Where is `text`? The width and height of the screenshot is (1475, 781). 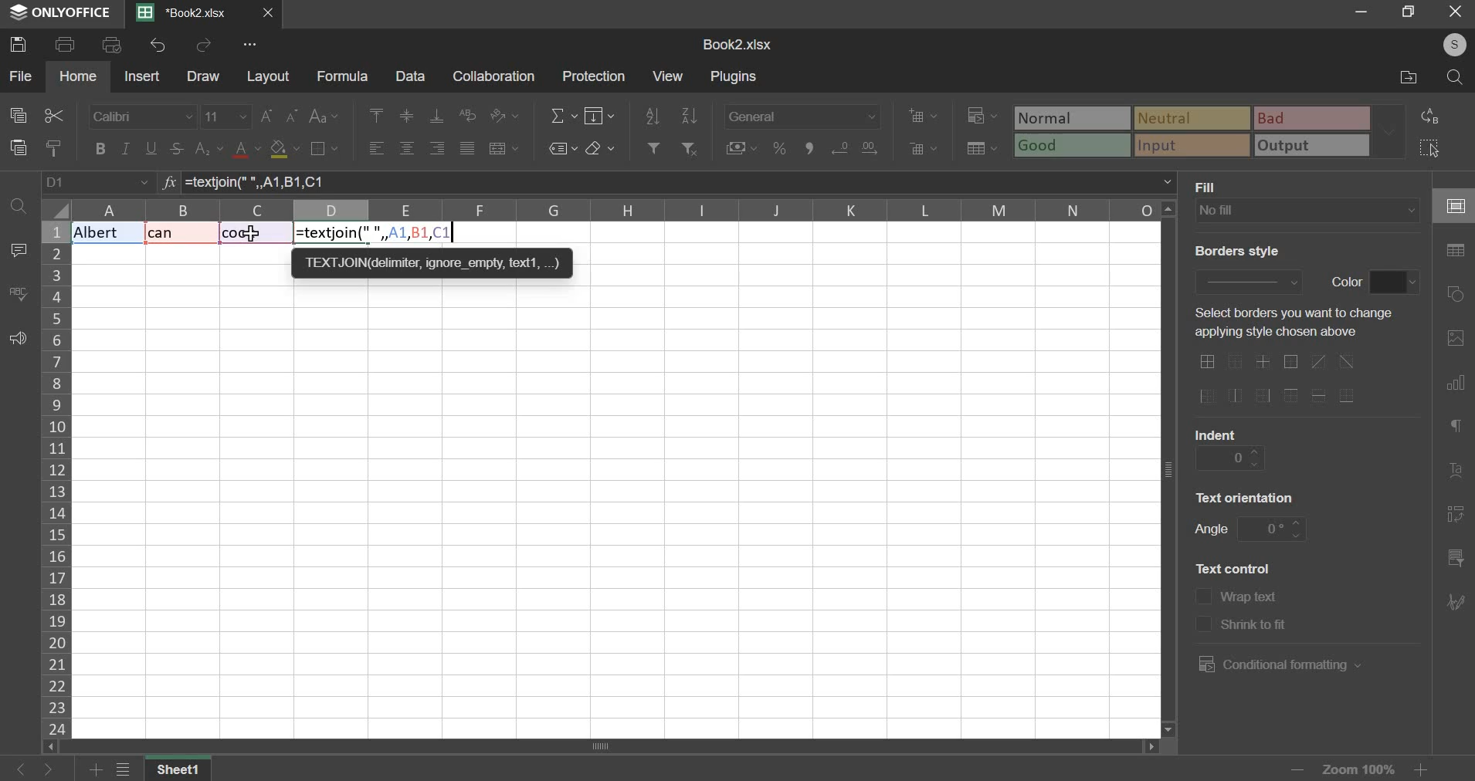
text is located at coordinates (1211, 186).